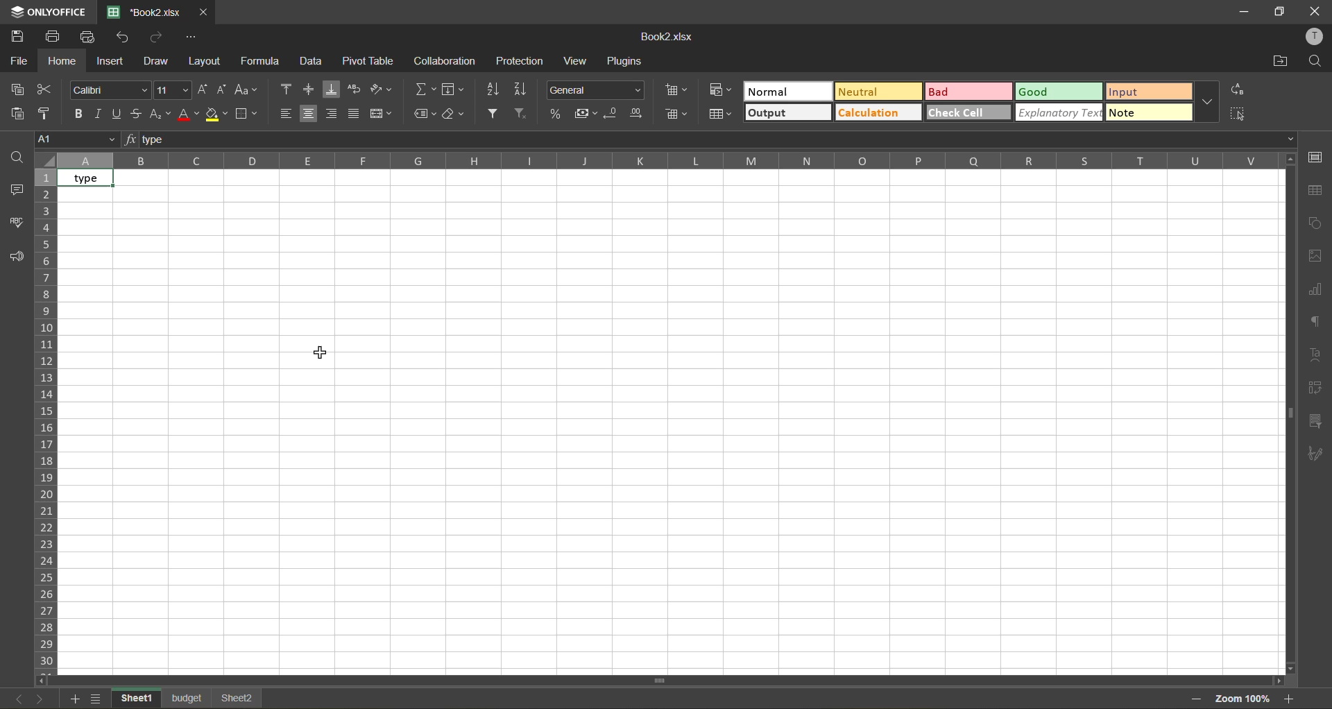 This screenshot has height=709, width=1332. What do you see at coordinates (1245, 700) in the screenshot?
I see `zoom factor` at bounding box center [1245, 700].